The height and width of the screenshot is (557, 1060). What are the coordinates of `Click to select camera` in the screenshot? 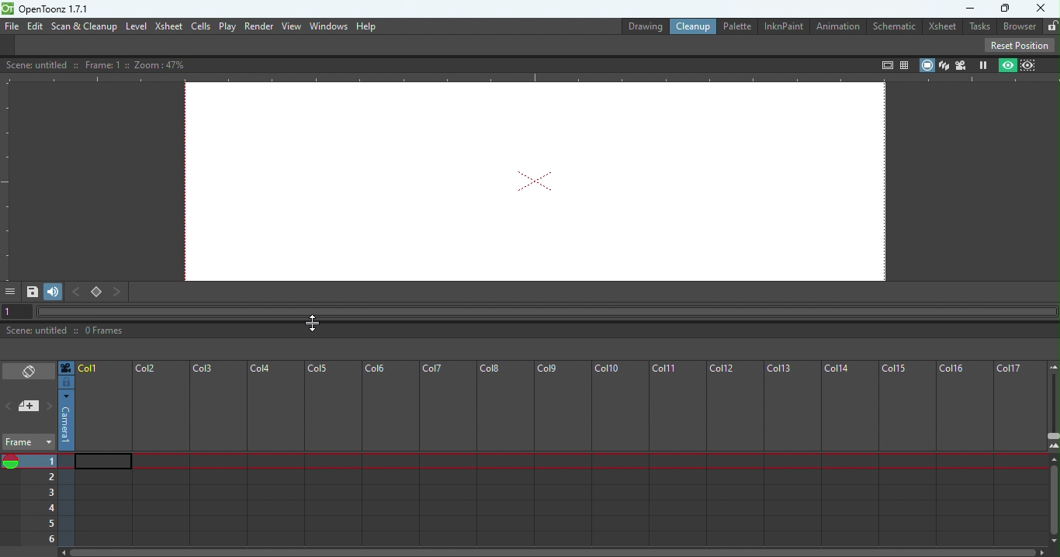 It's located at (68, 420).